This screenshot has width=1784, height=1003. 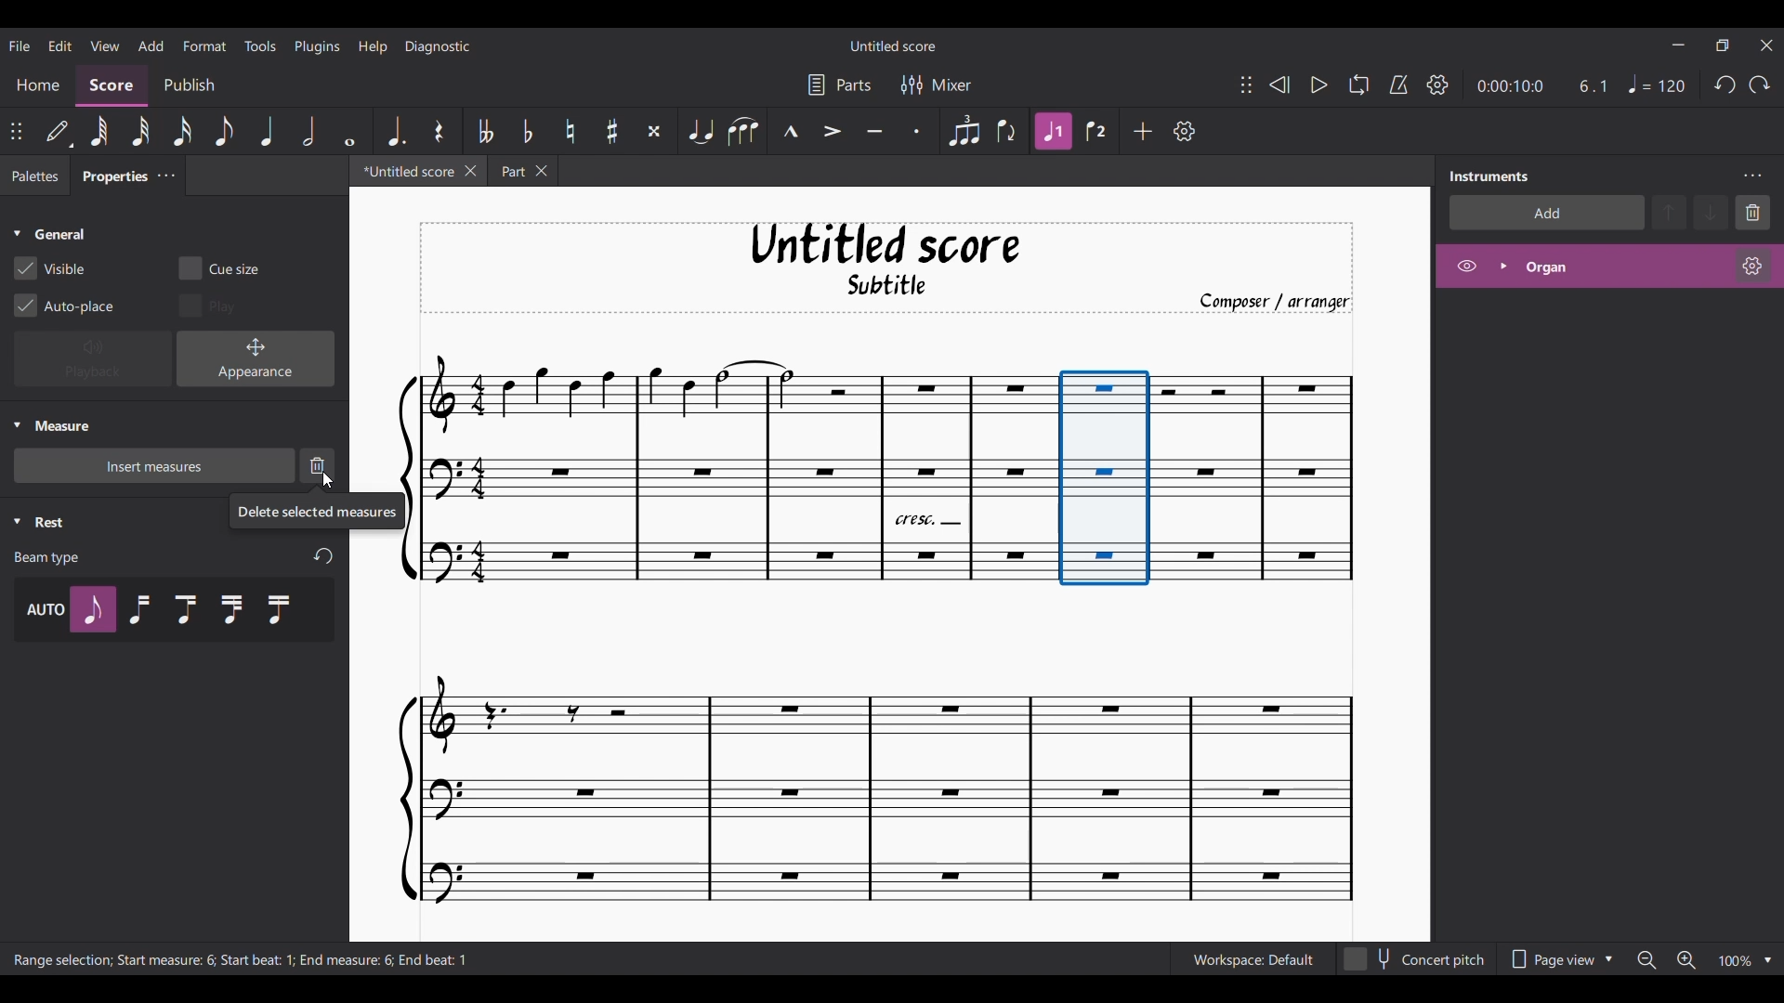 I want to click on Palettes, so click(x=35, y=177).